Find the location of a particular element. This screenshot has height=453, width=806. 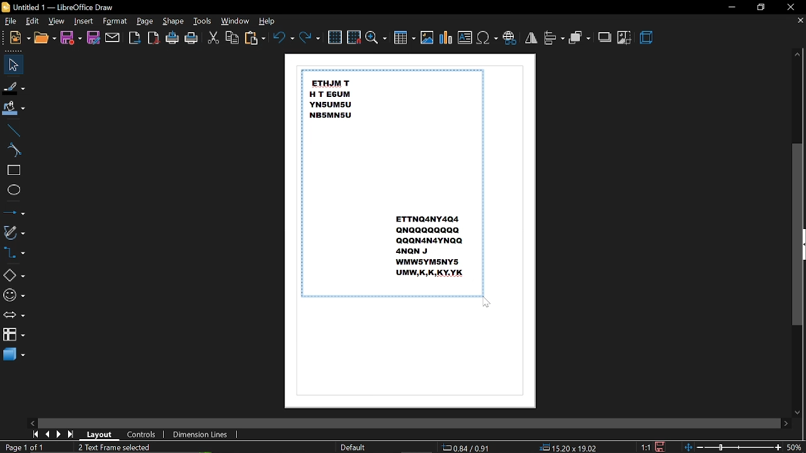

arrows is located at coordinates (14, 316).